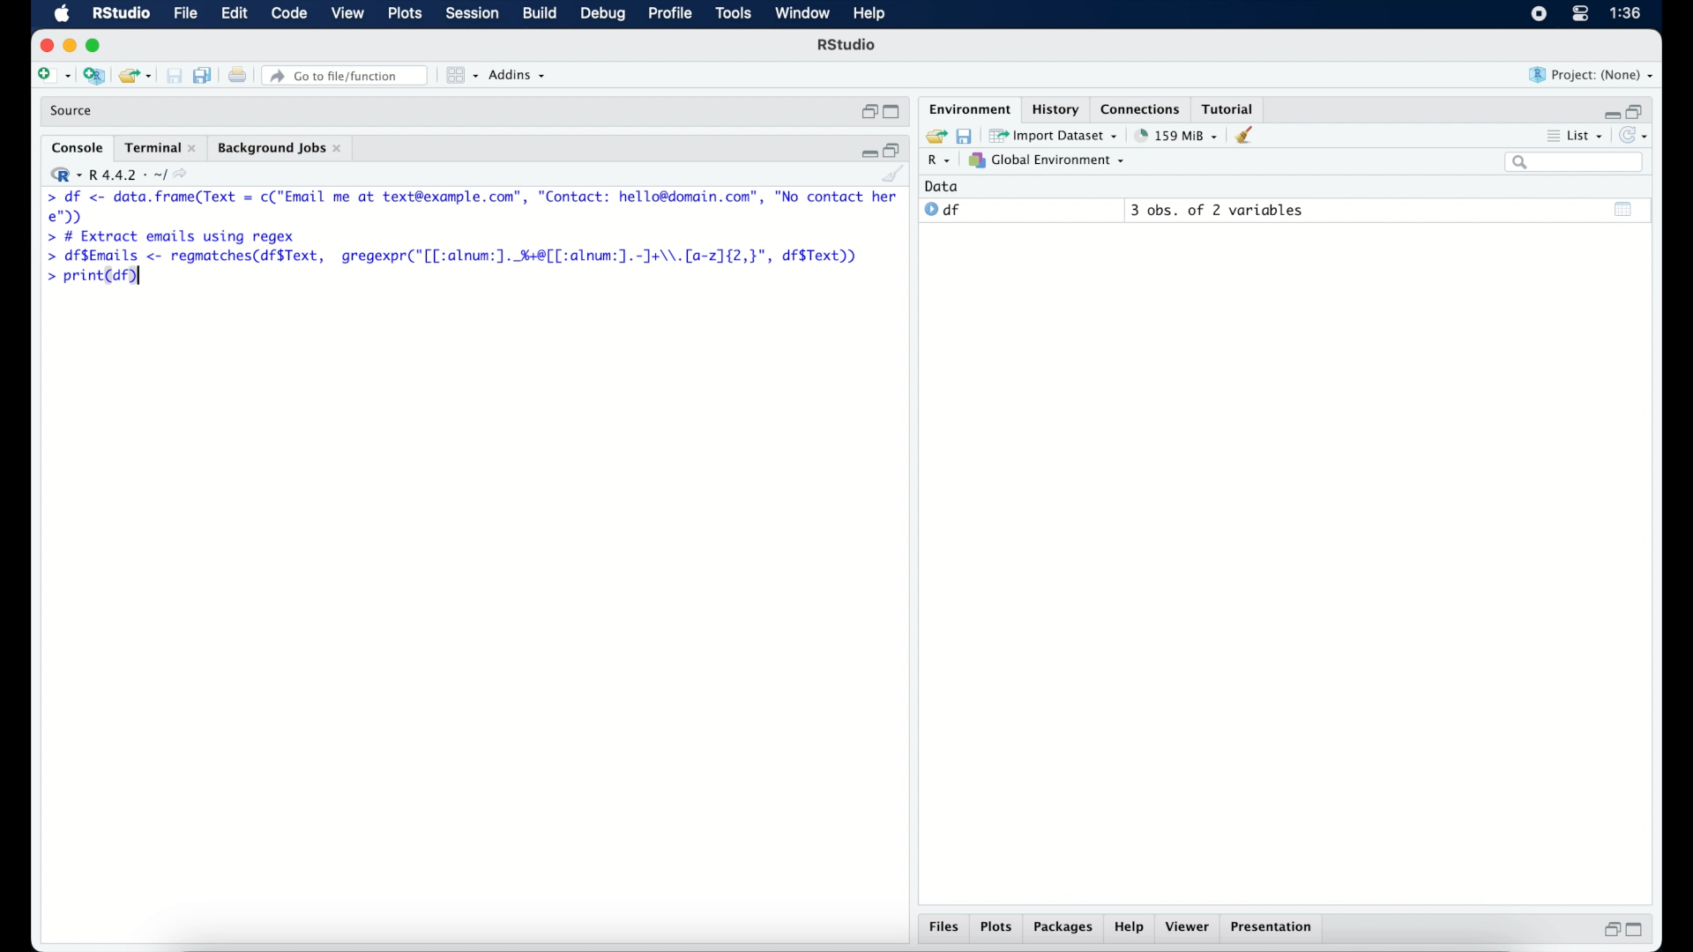 This screenshot has height=952, width=1693. Describe the element at coordinates (732, 14) in the screenshot. I see `tools` at that location.